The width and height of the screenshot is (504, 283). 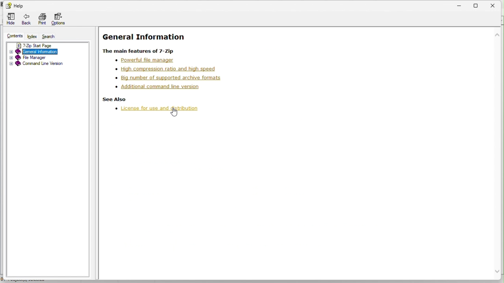 What do you see at coordinates (496, 4) in the screenshot?
I see `Close` at bounding box center [496, 4].